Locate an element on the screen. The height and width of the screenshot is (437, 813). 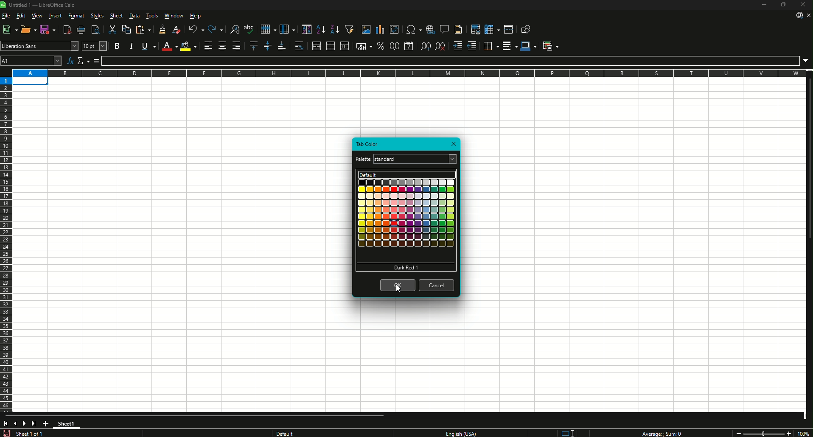
OK is located at coordinates (398, 285).